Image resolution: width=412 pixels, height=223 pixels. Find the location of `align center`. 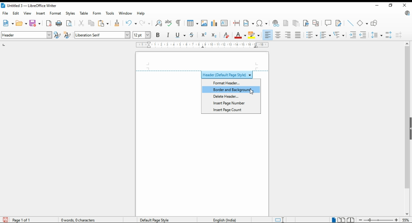

align center is located at coordinates (278, 35).